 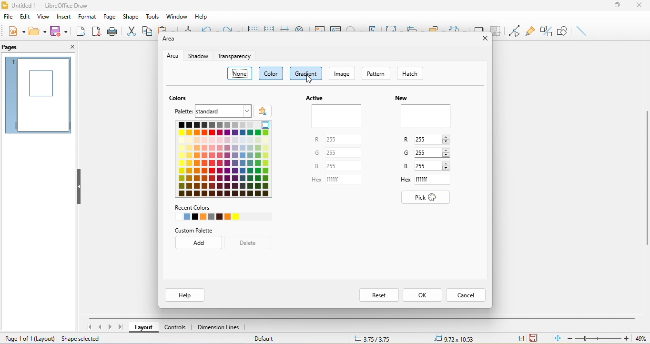 What do you see at coordinates (273, 338) in the screenshot?
I see `default` at bounding box center [273, 338].